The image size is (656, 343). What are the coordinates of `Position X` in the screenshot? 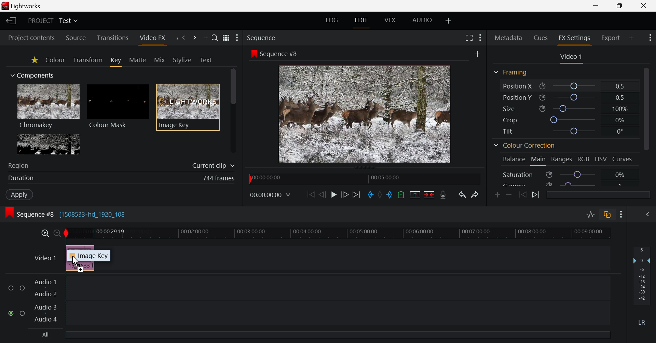 It's located at (516, 86).